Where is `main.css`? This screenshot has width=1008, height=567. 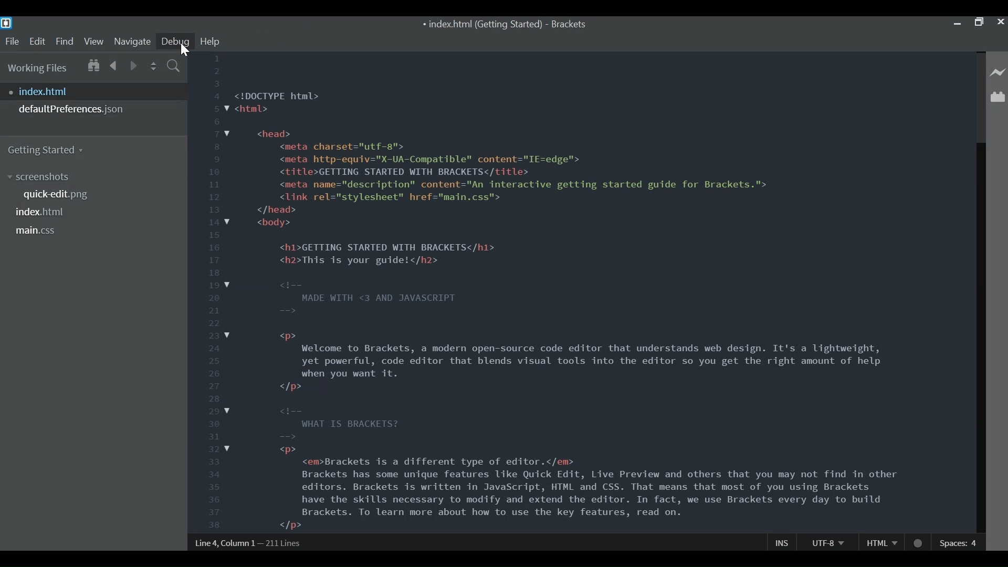 main.css is located at coordinates (36, 231).